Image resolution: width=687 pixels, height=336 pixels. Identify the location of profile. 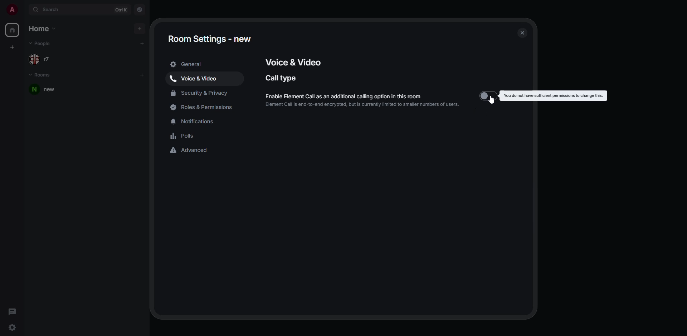
(12, 9).